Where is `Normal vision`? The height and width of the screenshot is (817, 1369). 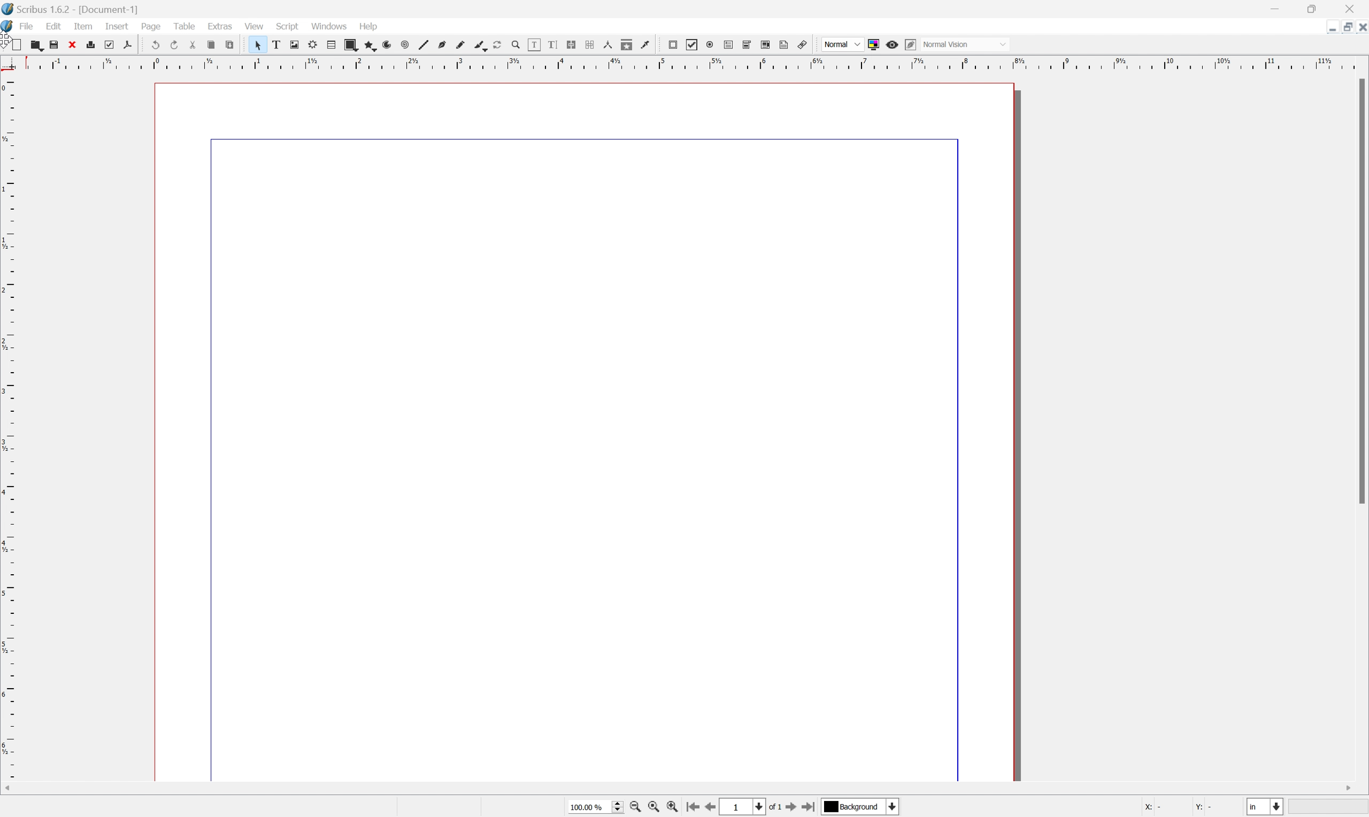 Normal vision is located at coordinates (970, 44).